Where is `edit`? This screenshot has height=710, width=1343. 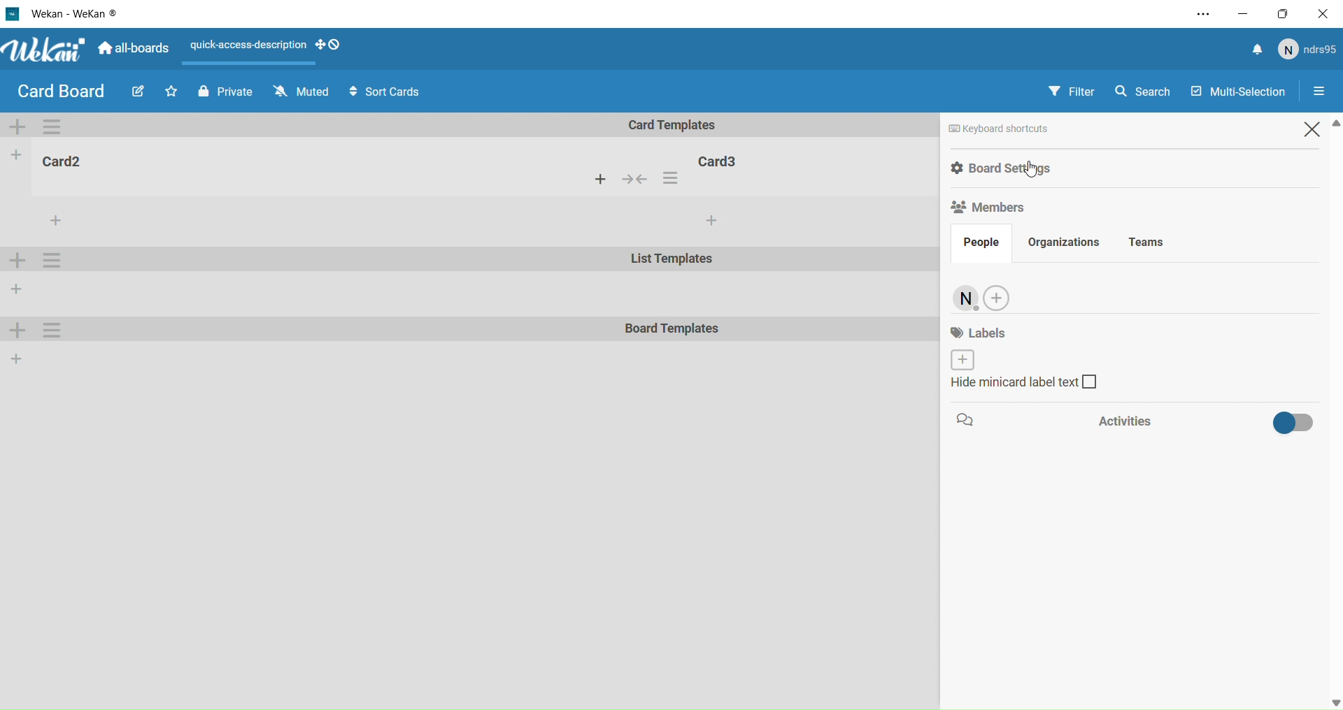 edit is located at coordinates (136, 94).